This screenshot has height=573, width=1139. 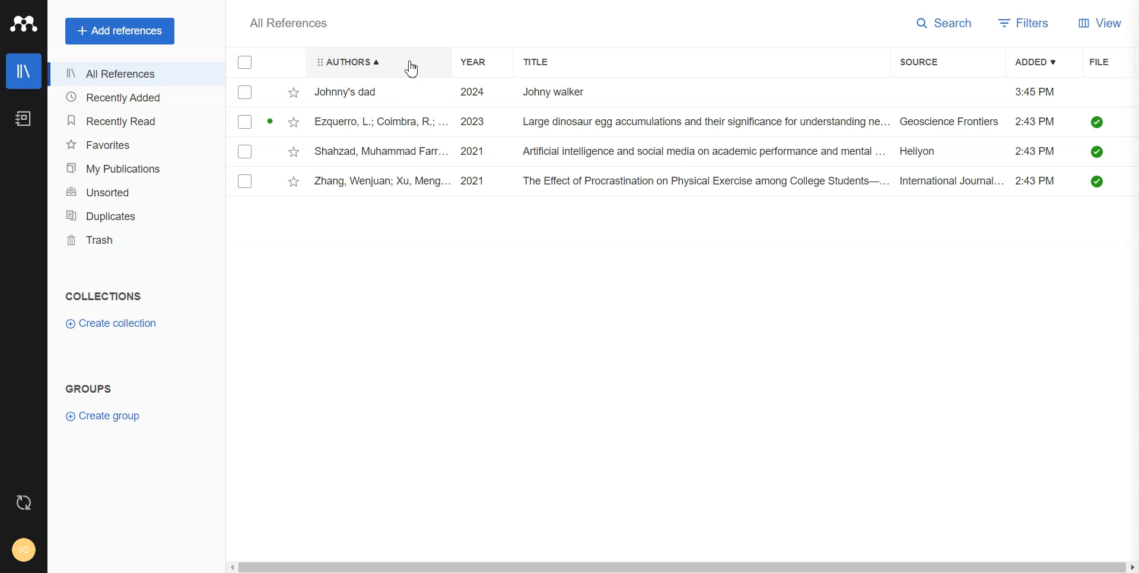 I want to click on Notebook, so click(x=24, y=117).